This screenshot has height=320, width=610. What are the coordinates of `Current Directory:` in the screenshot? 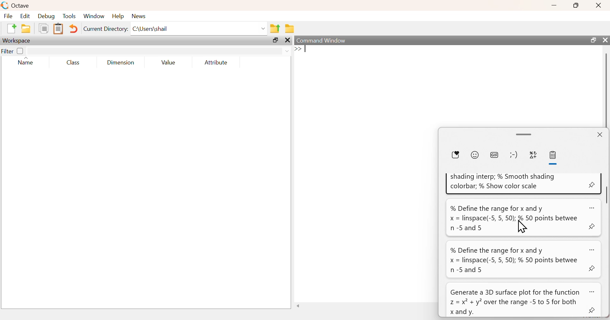 It's located at (106, 29).